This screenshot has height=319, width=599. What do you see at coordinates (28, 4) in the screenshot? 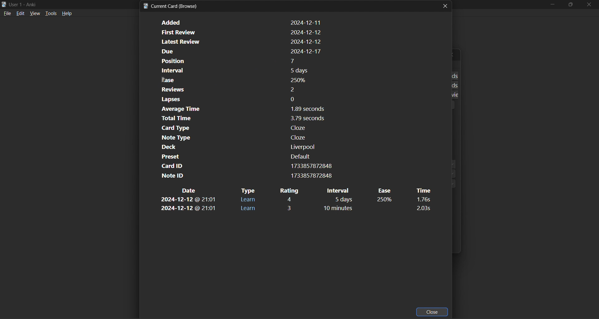
I see `title bar` at bounding box center [28, 4].